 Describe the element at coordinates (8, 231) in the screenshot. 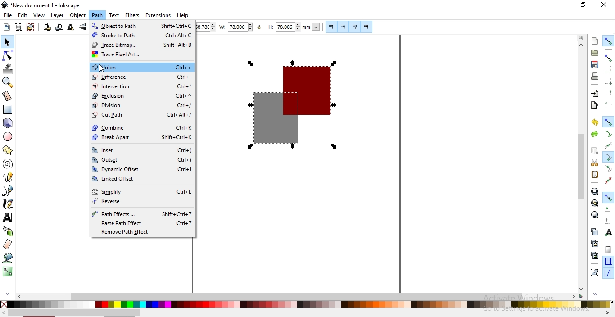

I see `spray objects by sculpting or painting` at that location.